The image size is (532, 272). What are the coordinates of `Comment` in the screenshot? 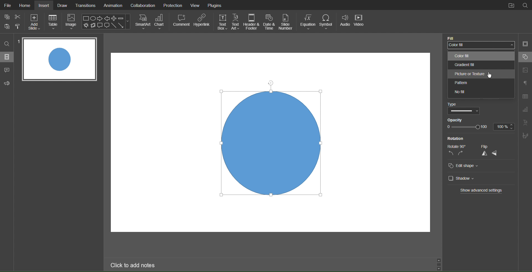 It's located at (181, 22).